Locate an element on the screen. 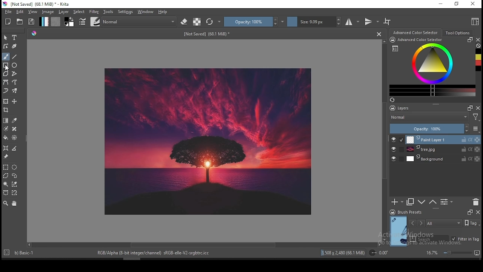  dynamic brush tool is located at coordinates (6, 90).